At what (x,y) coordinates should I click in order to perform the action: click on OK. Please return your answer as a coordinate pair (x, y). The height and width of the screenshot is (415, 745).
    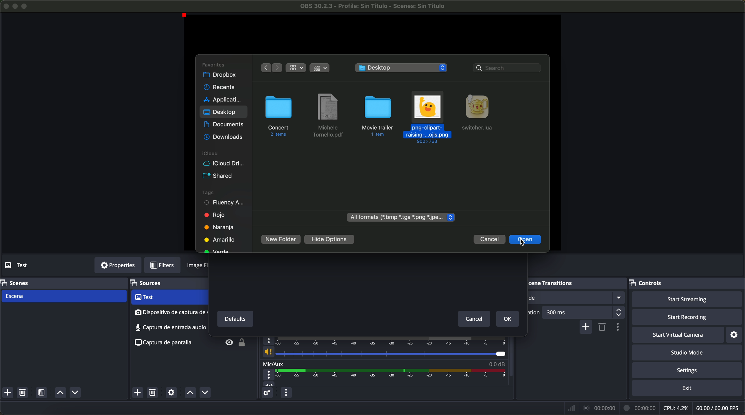
    Looking at the image, I should click on (508, 319).